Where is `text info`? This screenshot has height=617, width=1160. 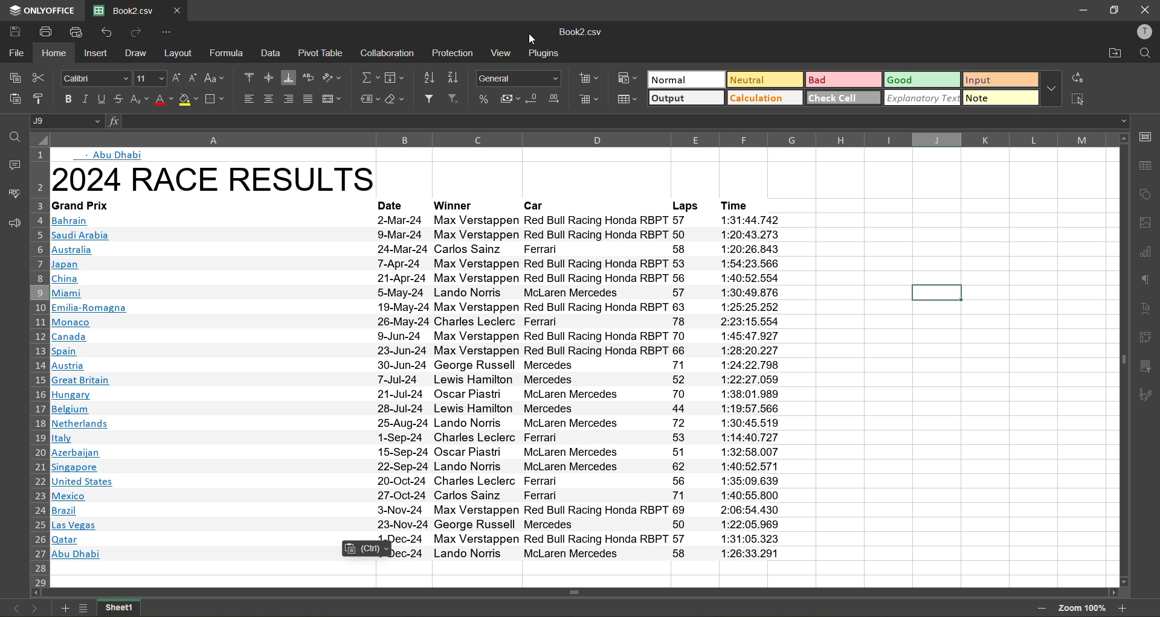 text info is located at coordinates (420, 278).